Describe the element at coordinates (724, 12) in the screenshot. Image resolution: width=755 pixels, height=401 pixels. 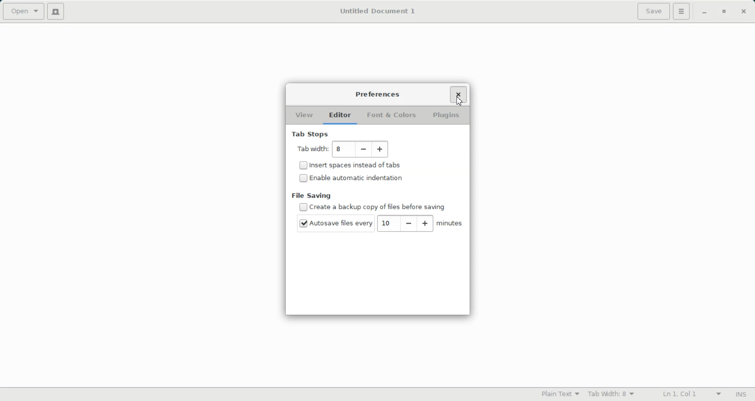
I see `Maximize` at that location.